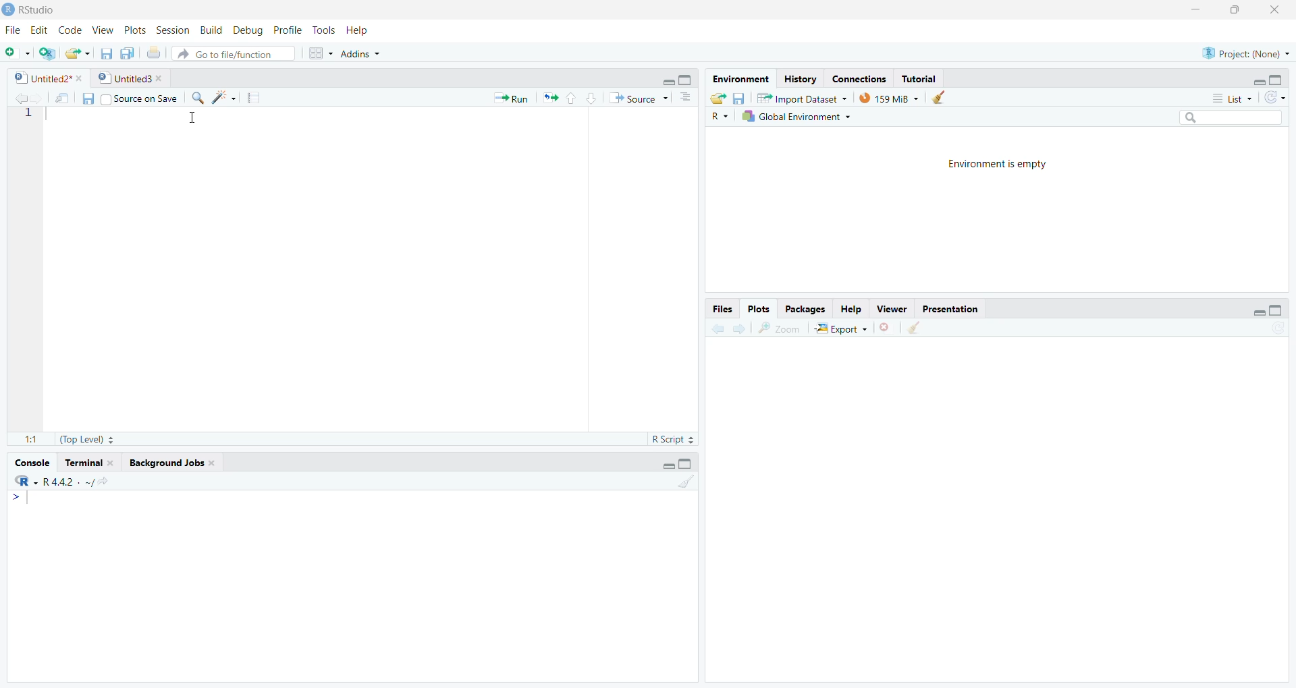  I want to click on addins, so click(360, 53).